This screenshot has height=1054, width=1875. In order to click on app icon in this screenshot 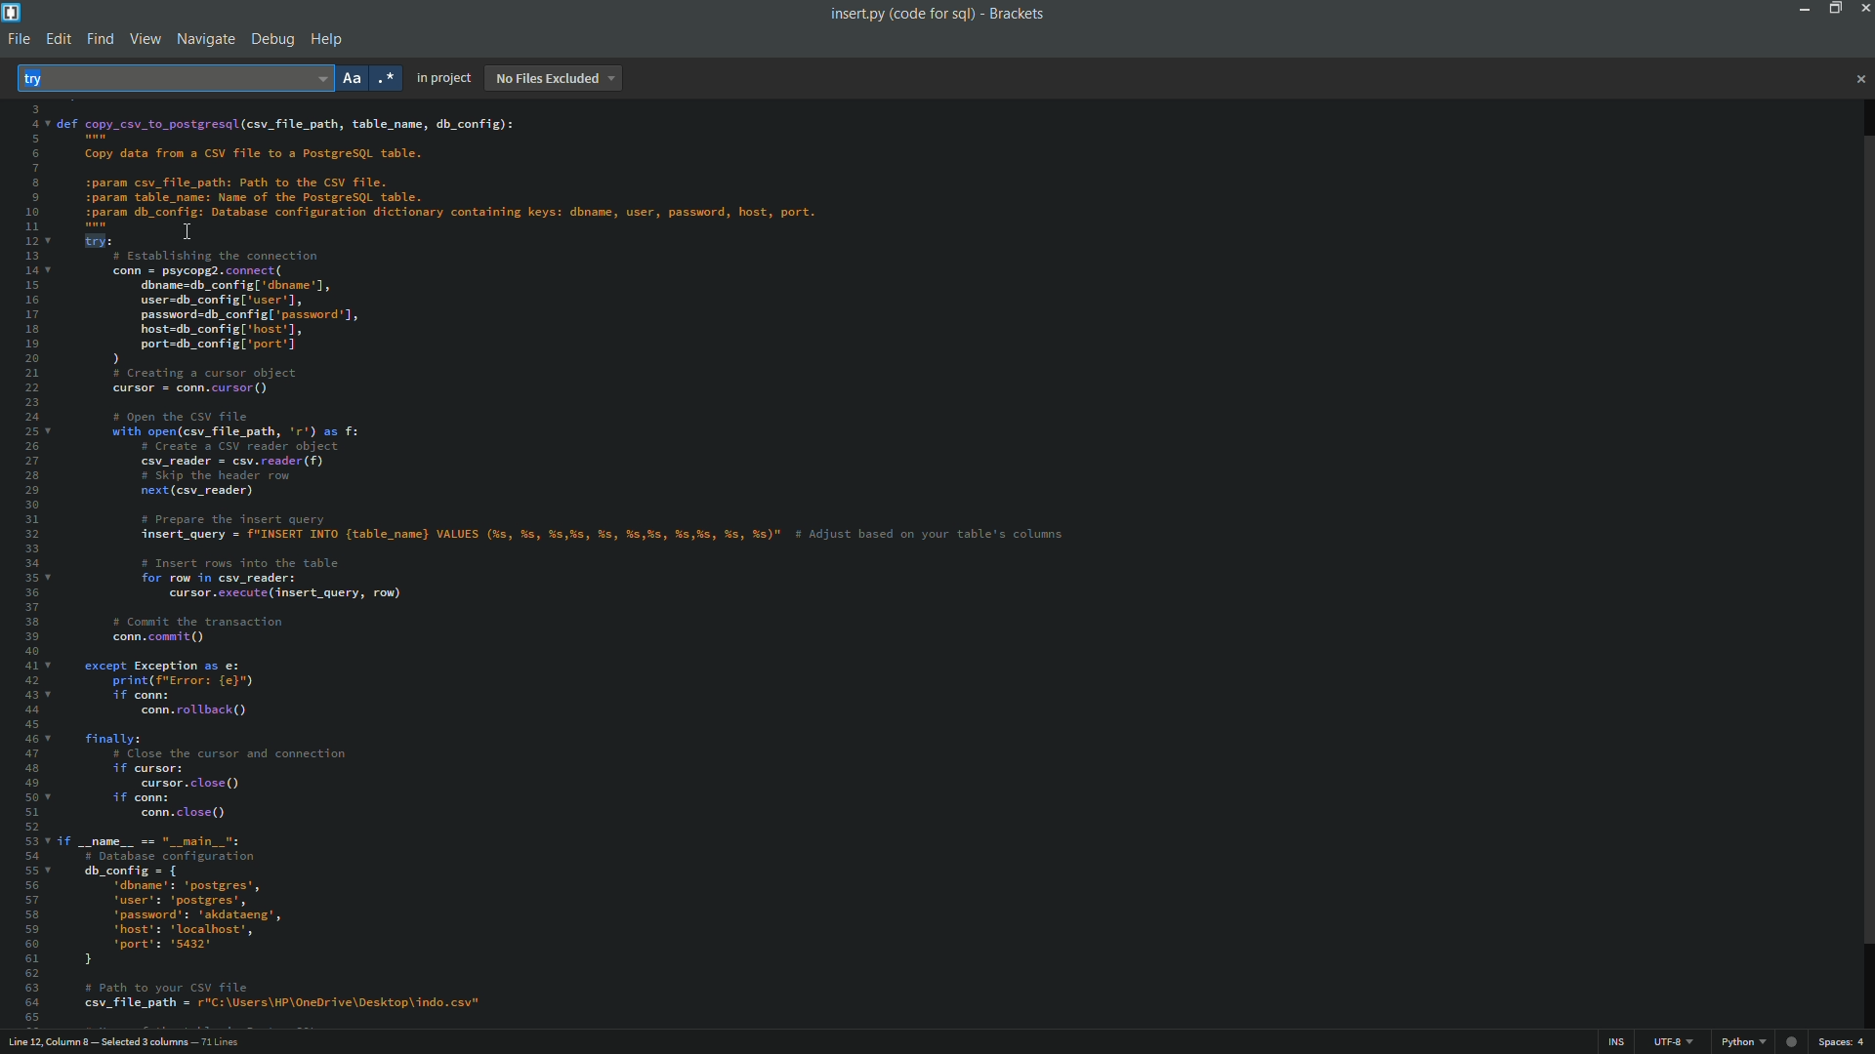, I will do `click(12, 13)`.